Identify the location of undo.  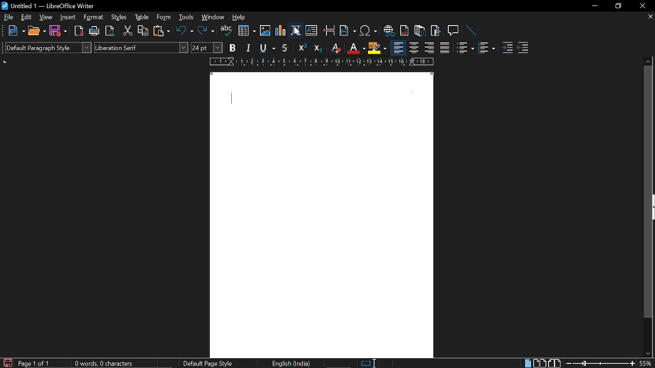
(185, 31).